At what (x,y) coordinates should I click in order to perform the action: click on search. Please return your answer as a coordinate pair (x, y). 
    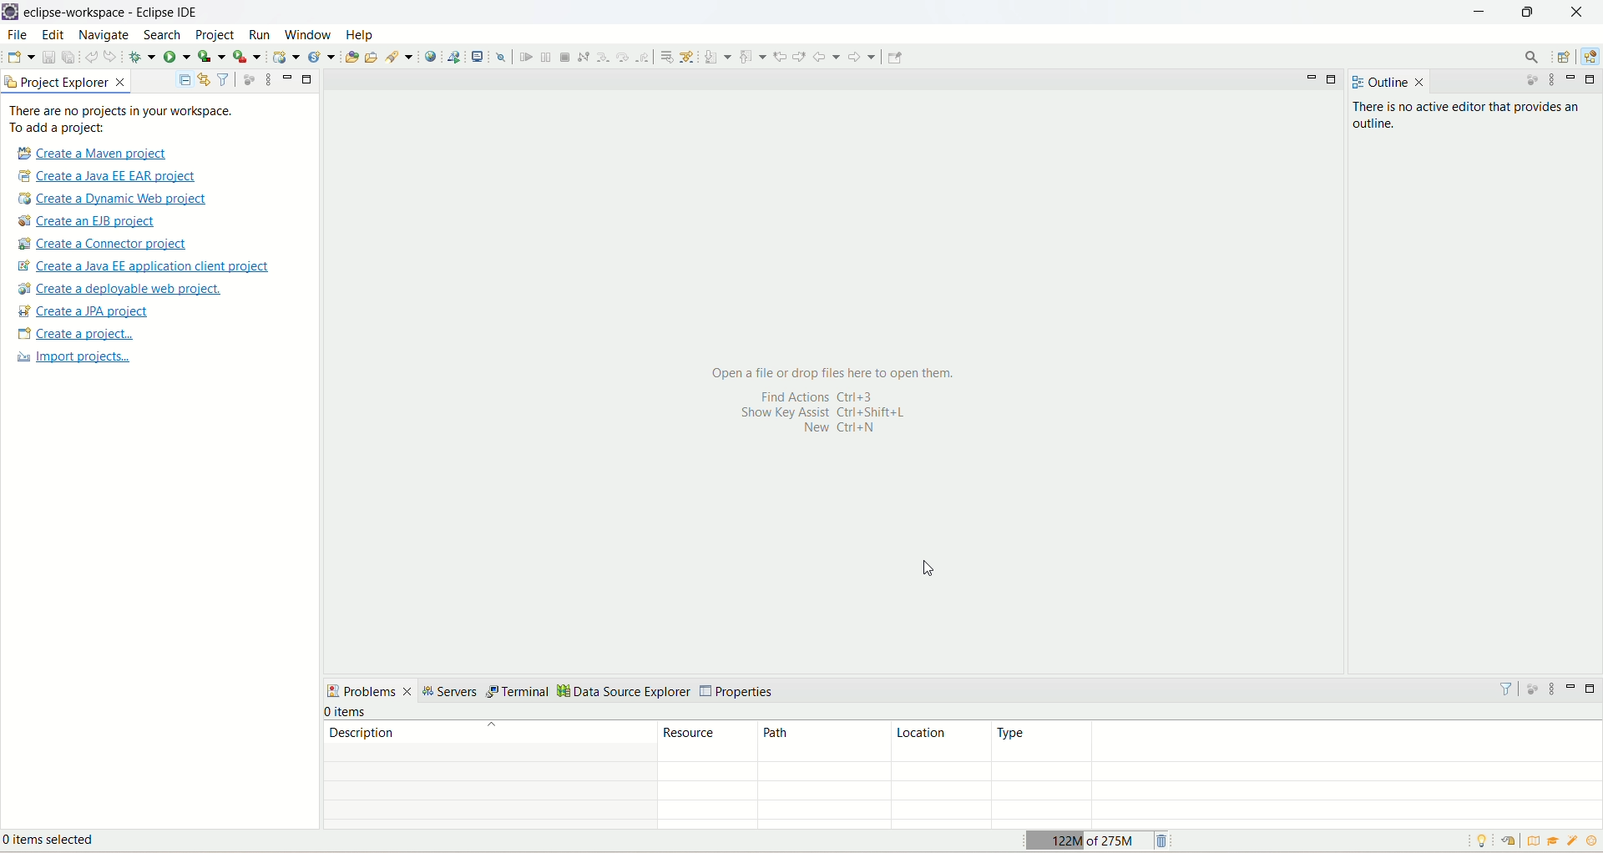
    Looking at the image, I should click on (401, 57).